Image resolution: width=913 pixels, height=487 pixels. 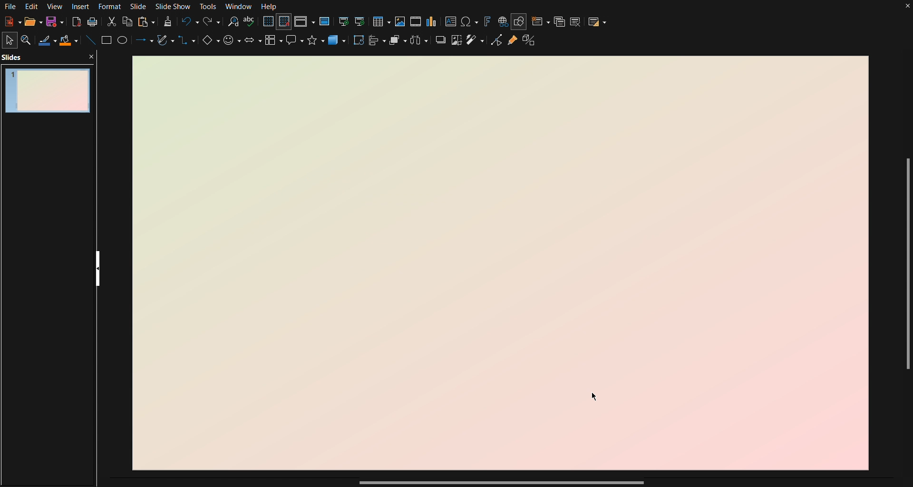 I want to click on Insert media, so click(x=416, y=21).